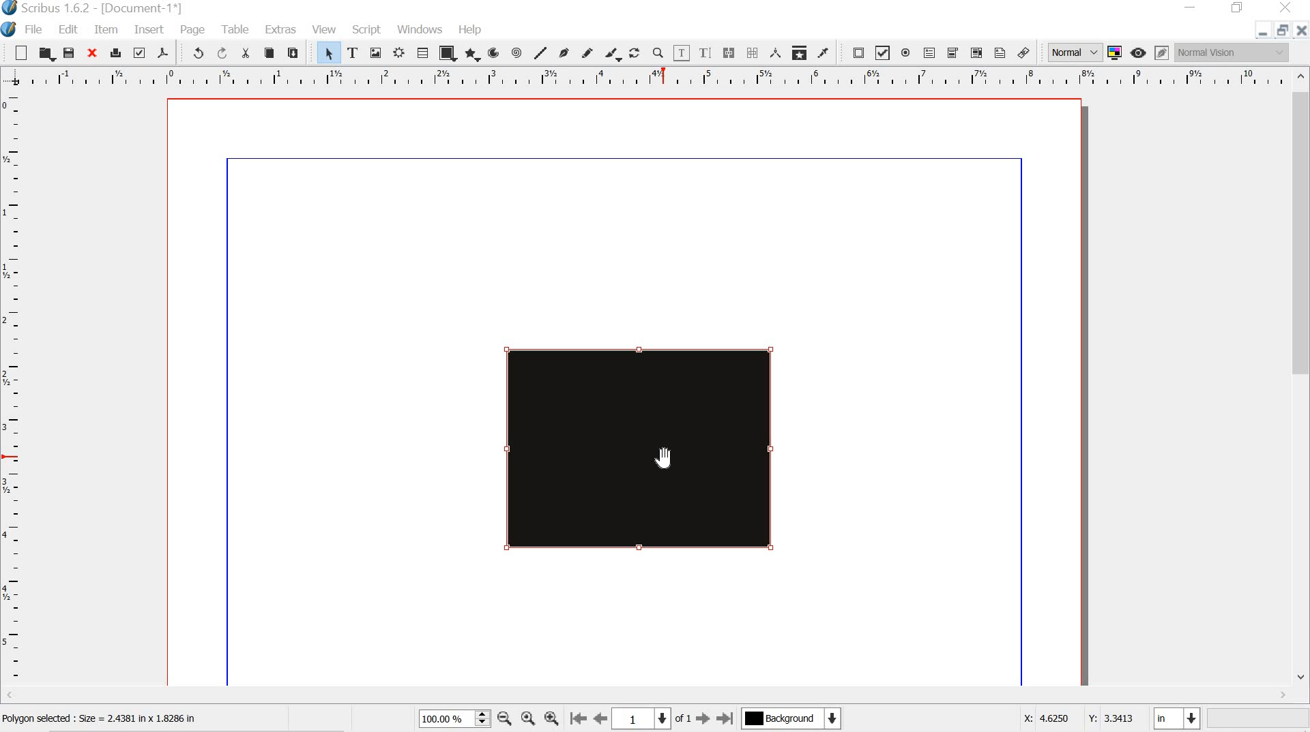 The width and height of the screenshot is (1310, 732). I want to click on preflight verifier, so click(138, 52).